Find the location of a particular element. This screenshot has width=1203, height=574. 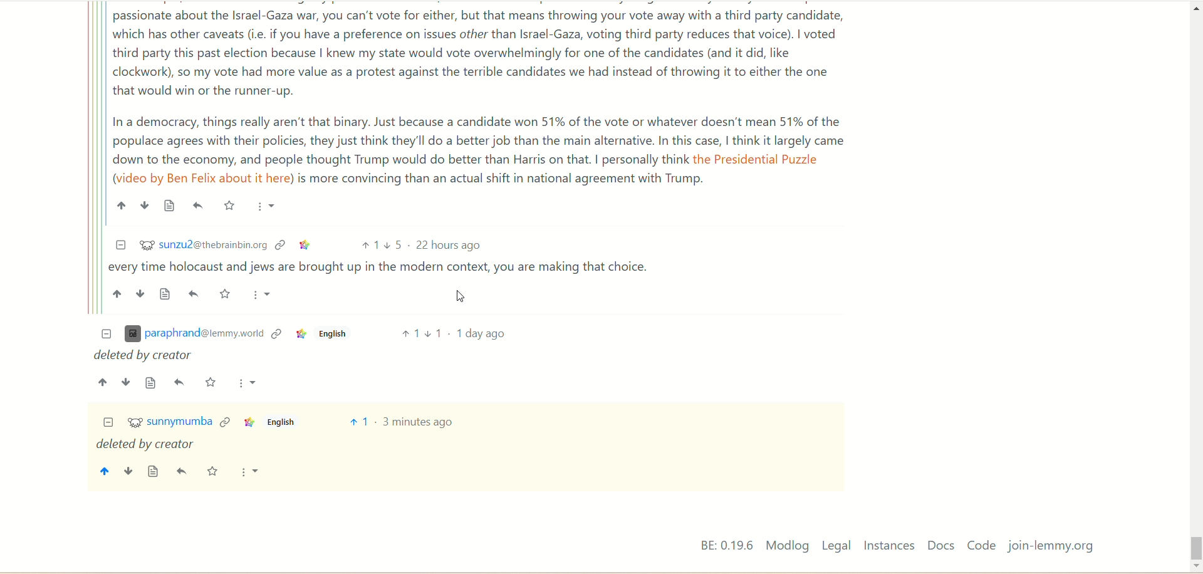

BE: 0.19.6 is located at coordinates (727, 545).